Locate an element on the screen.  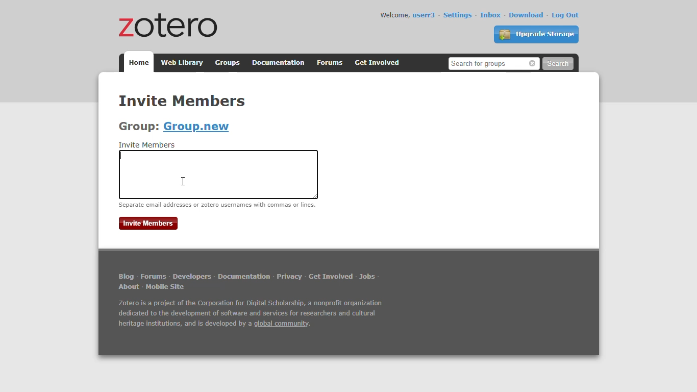
blog is located at coordinates (126, 277).